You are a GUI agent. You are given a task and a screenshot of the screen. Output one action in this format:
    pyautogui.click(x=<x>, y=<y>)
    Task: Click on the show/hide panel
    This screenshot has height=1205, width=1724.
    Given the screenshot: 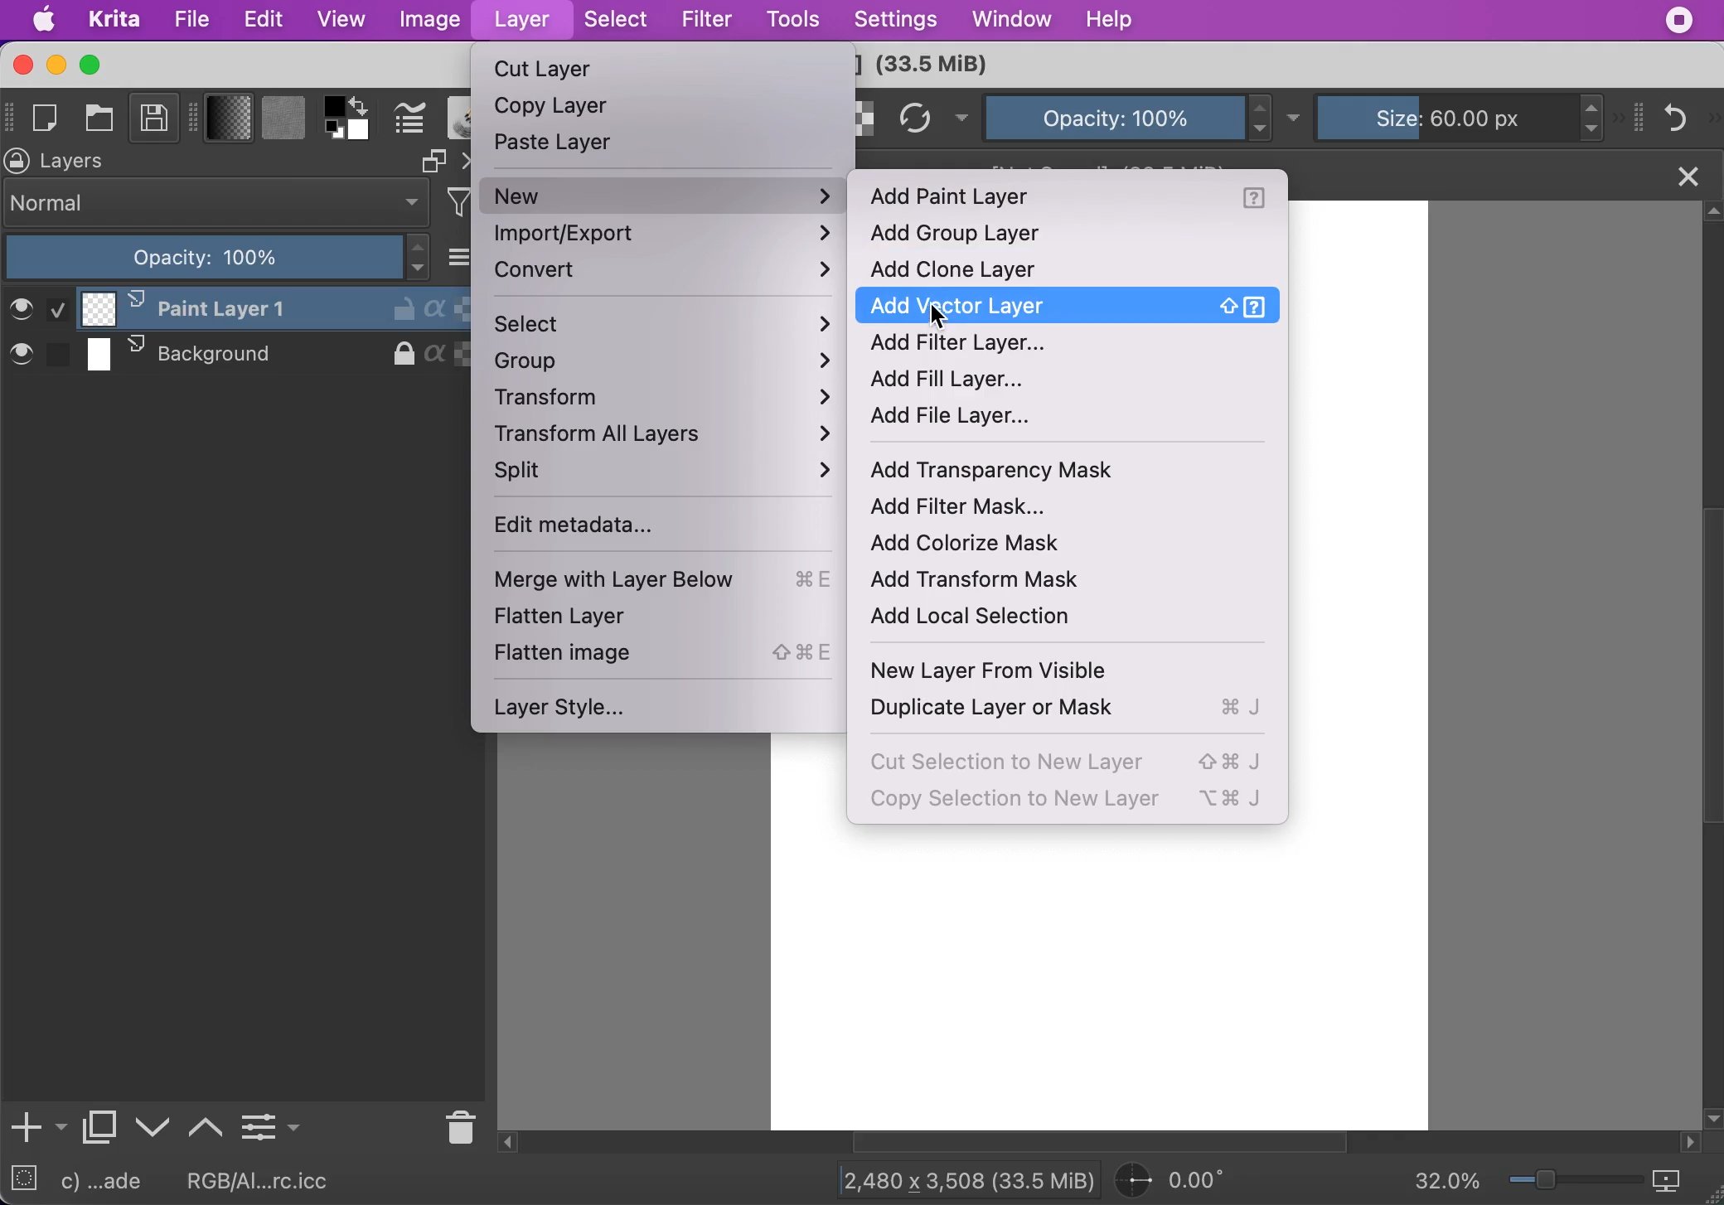 What is the action you would take?
    pyautogui.click(x=1640, y=116)
    